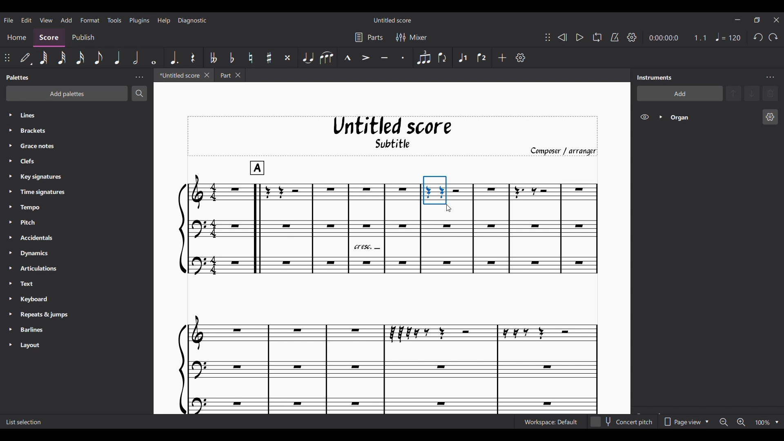  I want to click on Search, so click(139, 93).